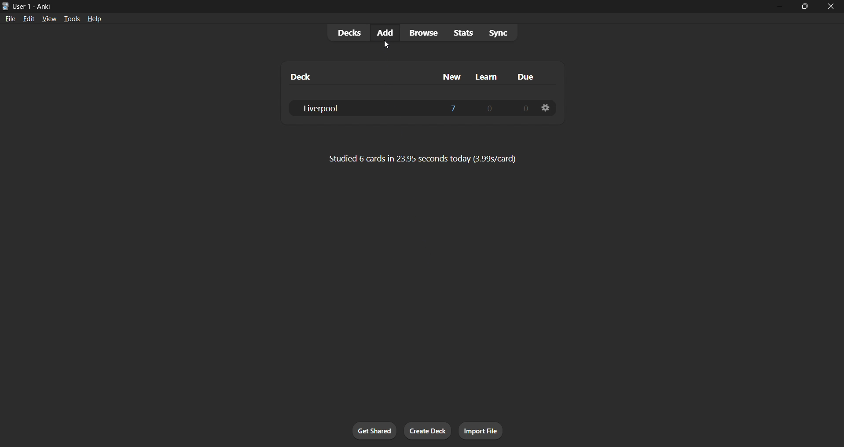 The height and width of the screenshot is (447, 844). I want to click on title bar, so click(380, 5).